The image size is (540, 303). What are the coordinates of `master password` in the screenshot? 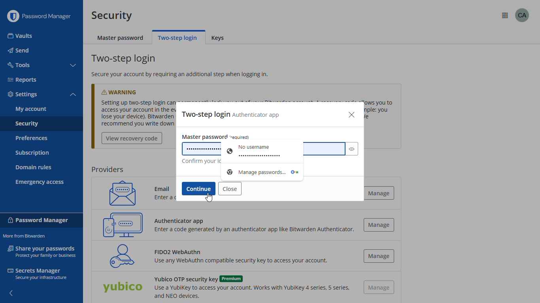 It's located at (121, 38).